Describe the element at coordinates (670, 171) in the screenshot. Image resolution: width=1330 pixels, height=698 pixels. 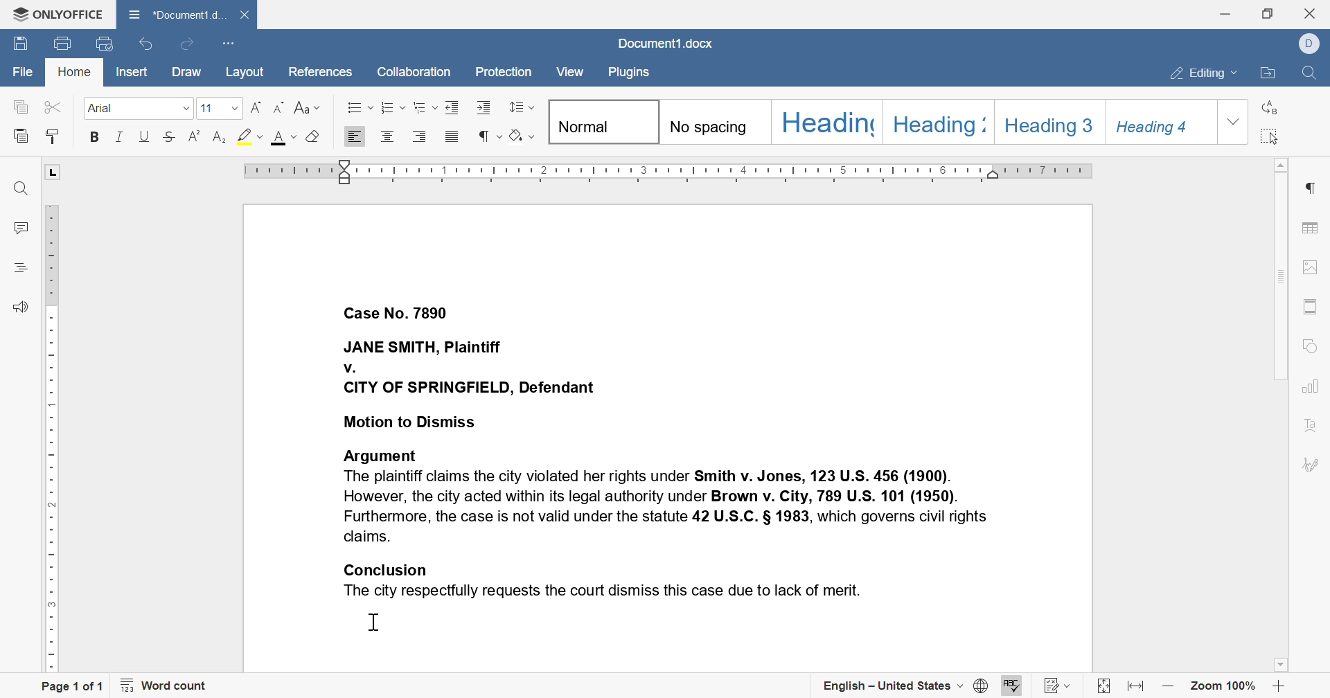
I see `ruler` at that location.